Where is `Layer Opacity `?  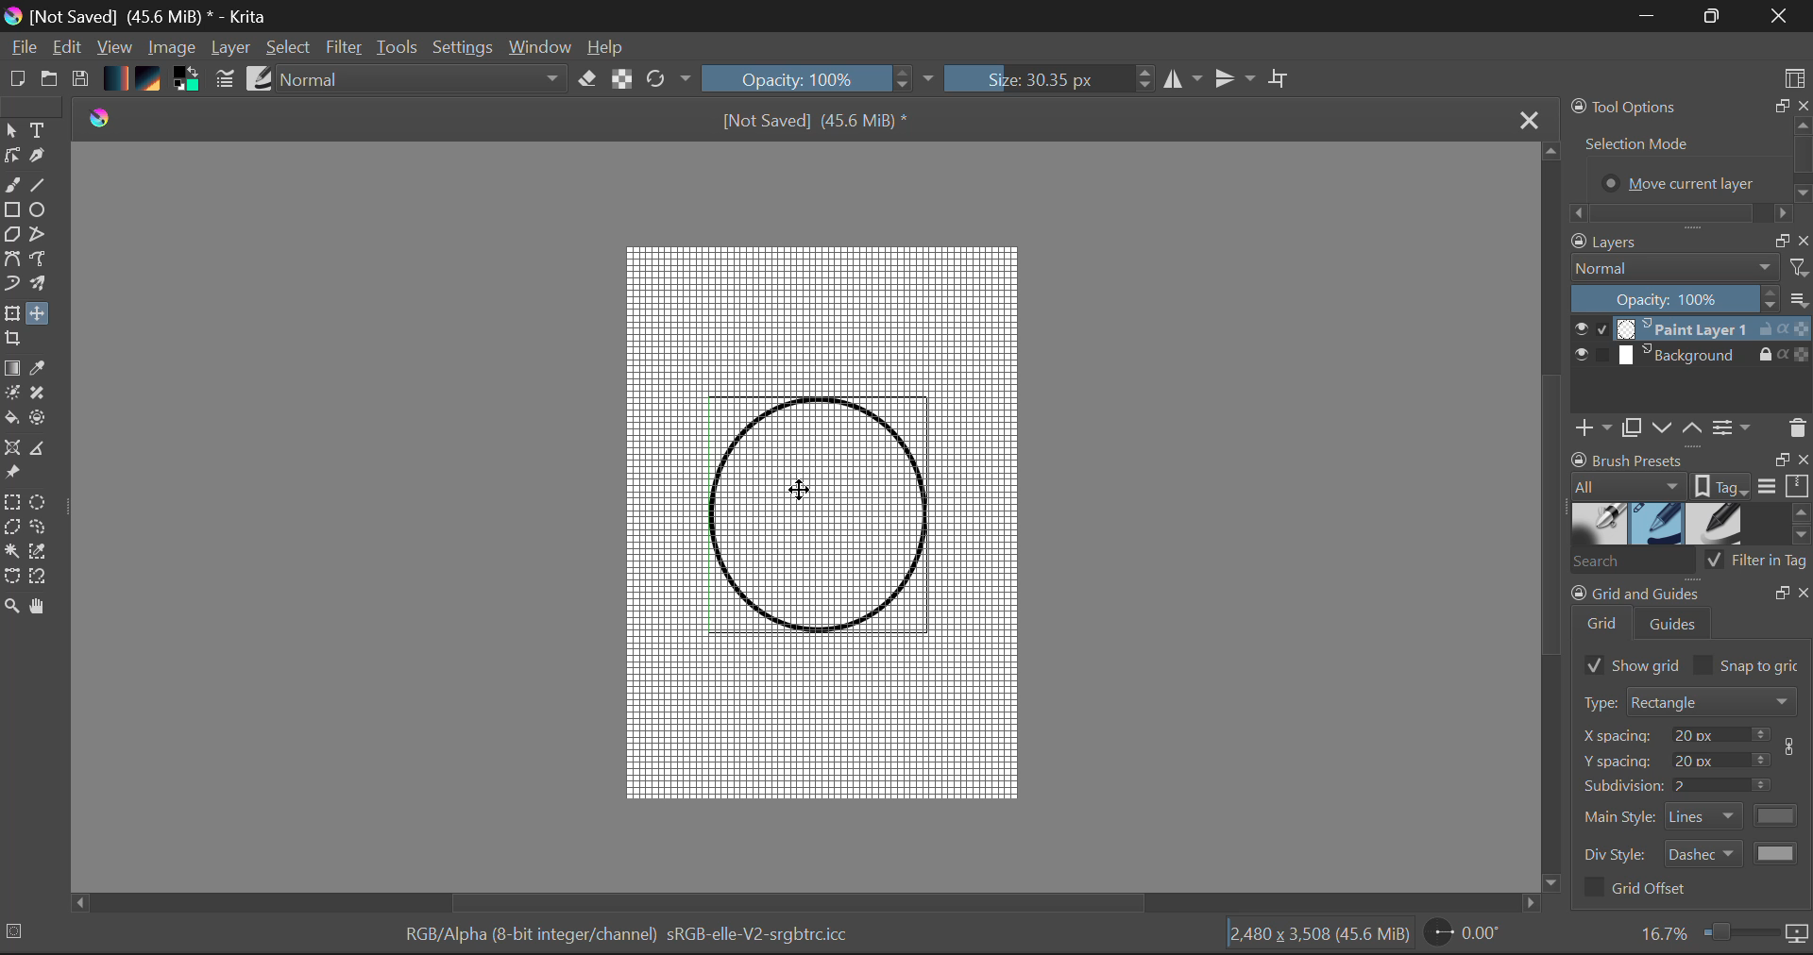
Layer Opacity  is located at coordinates (1690, 299).